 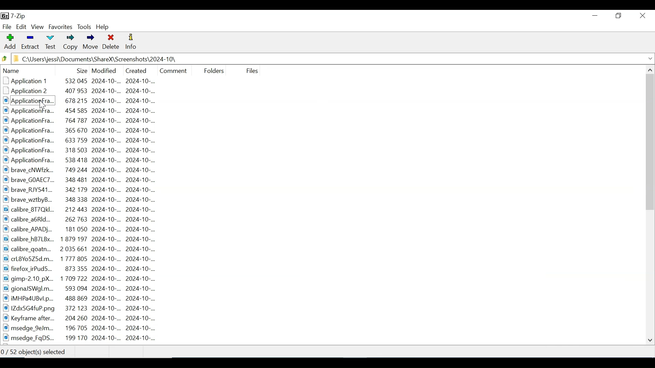 What do you see at coordinates (21, 27) in the screenshot?
I see `Edit` at bounding box center [21, 27].